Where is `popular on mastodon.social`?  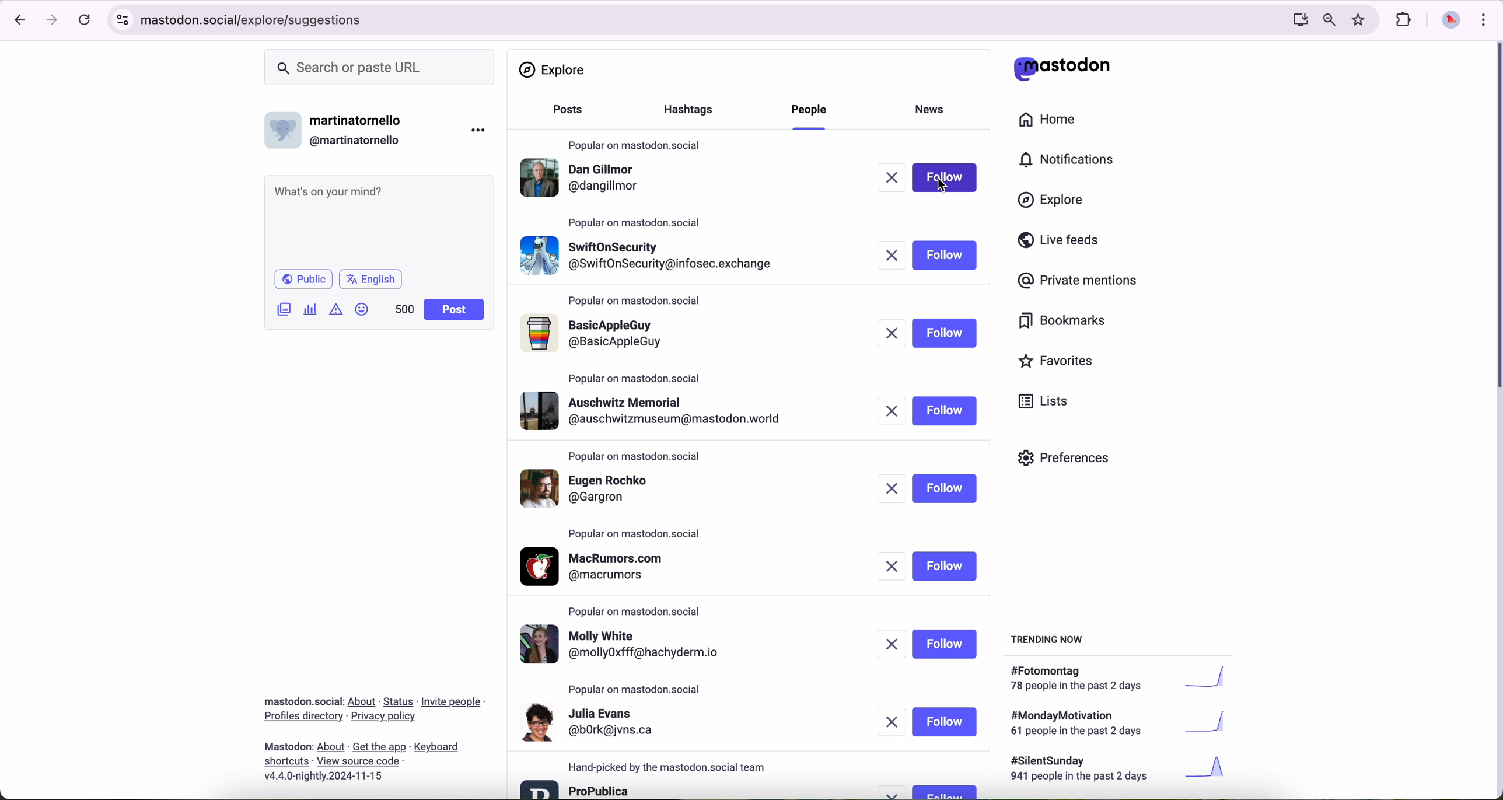
popular on mastodon.social is located at coordinates (636, 302).